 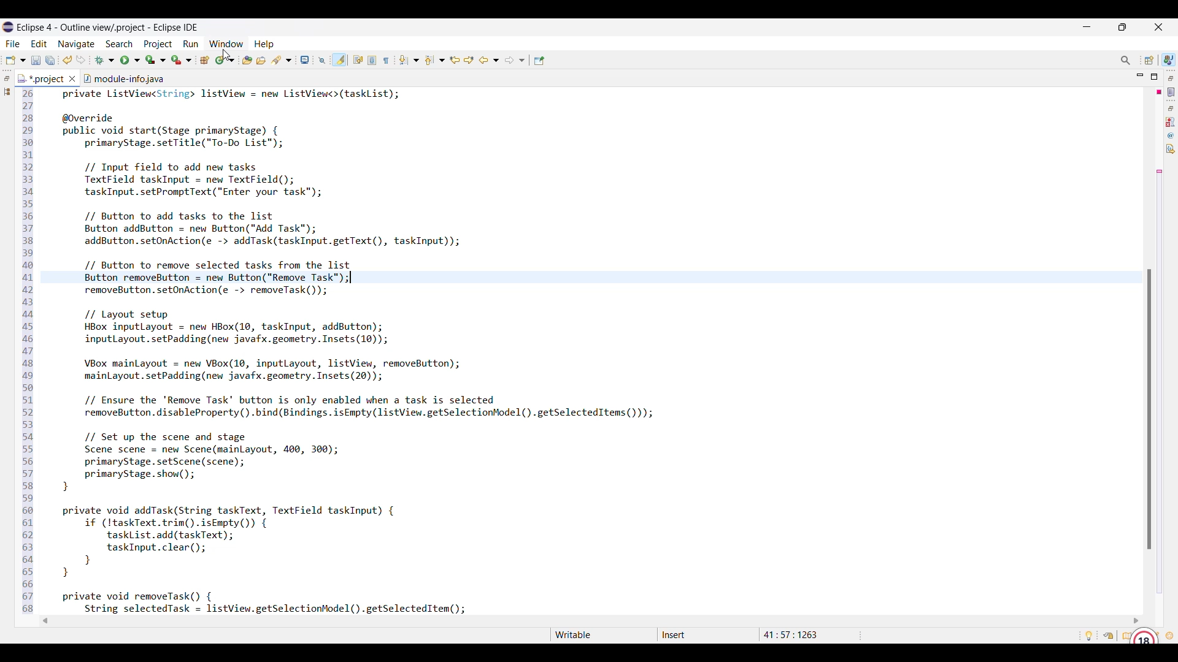 I want to click on Current perspective, so click(x=1169, y=59).